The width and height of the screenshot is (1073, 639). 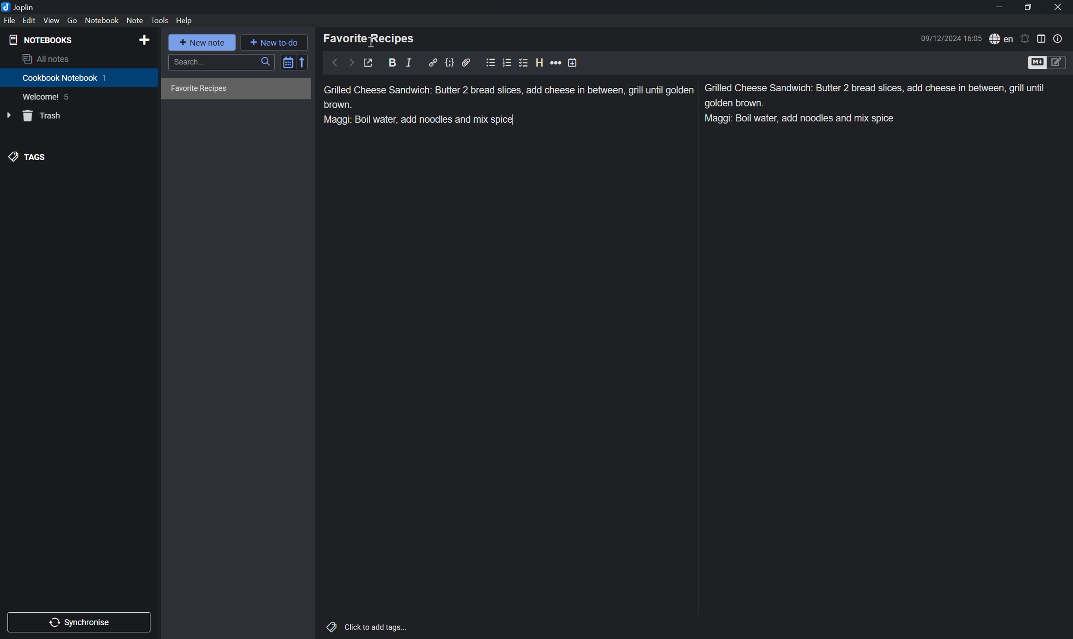 What do you see at coordinates (452, 62) in the screenshot?
I see `Code block` at bounding box center [452, 62].